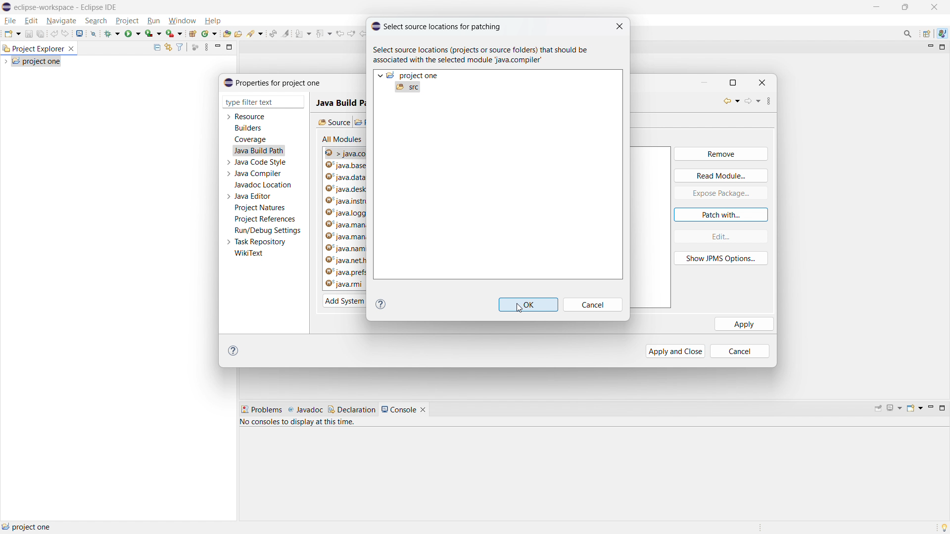 Image resolution: width=950 pixels, height=534 pixels. What do you see at coordinates (876, 7) in the screenshot?
I see `maximize` at bounding box center [876, 7].